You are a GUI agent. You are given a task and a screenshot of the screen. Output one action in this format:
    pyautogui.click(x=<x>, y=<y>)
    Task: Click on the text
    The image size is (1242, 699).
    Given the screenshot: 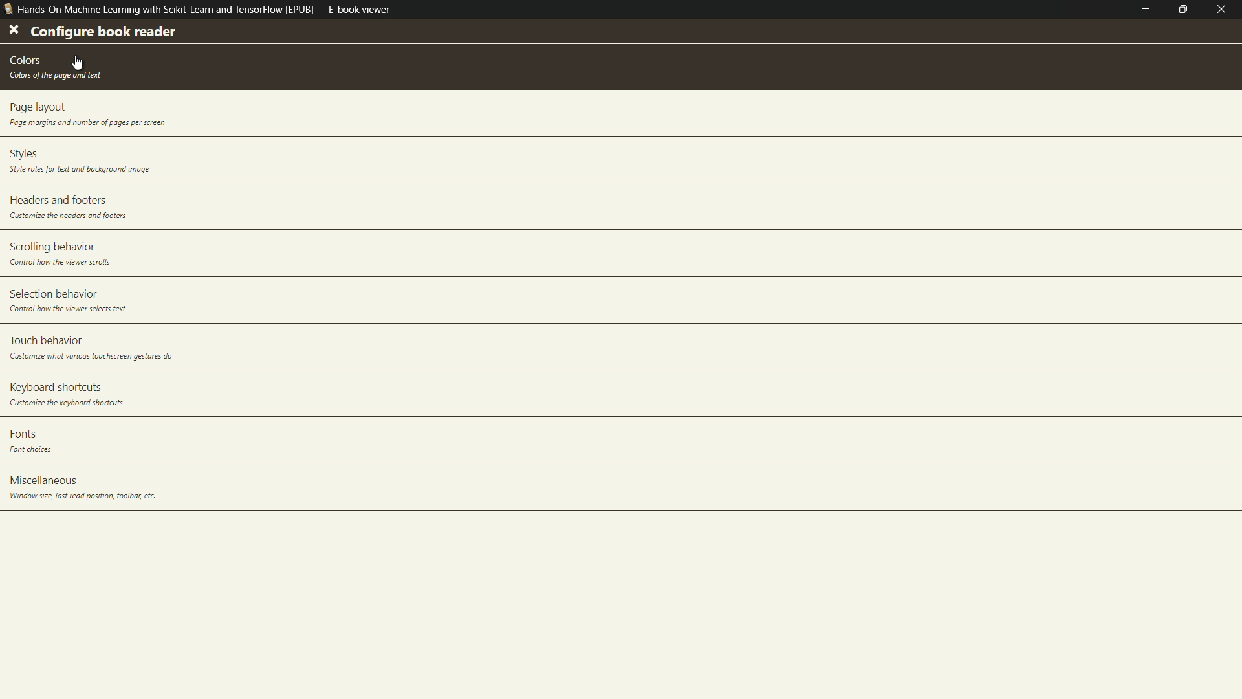 What is the action you would take?
    pyautogui.click(x=86, y=124)
    